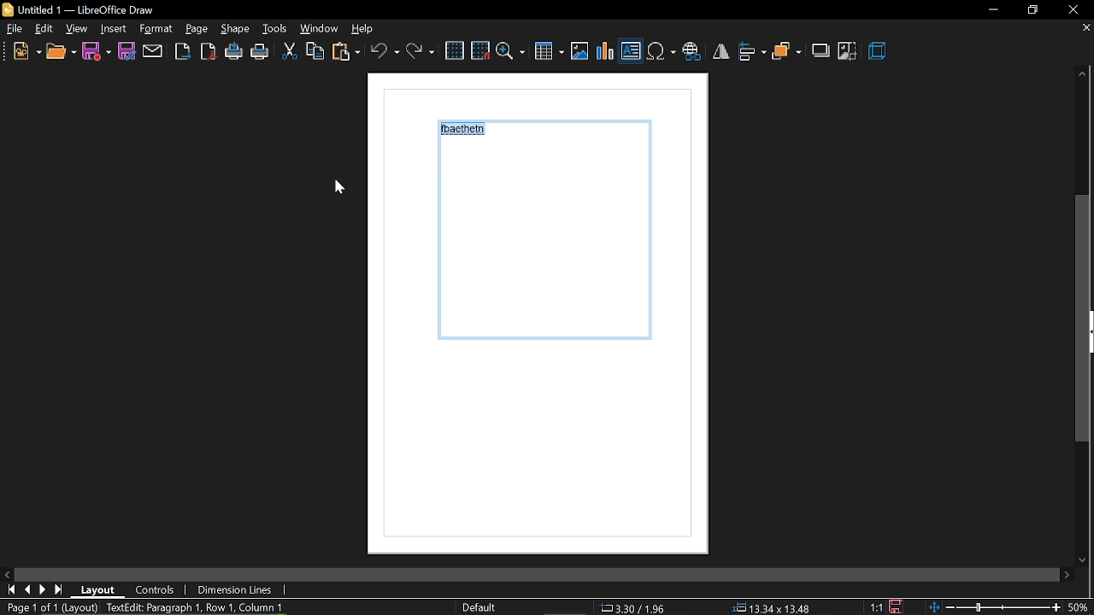 The height and width of the screenshot is (615, 1094). What do you see at coordinates (152, 52) in the screenshot?
I see `attach` at bounding box center [152, 52].